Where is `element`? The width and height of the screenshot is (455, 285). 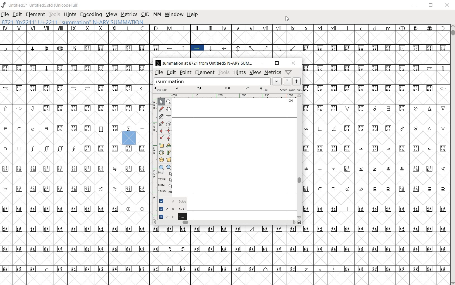 element is located at coordinates (205, 73).